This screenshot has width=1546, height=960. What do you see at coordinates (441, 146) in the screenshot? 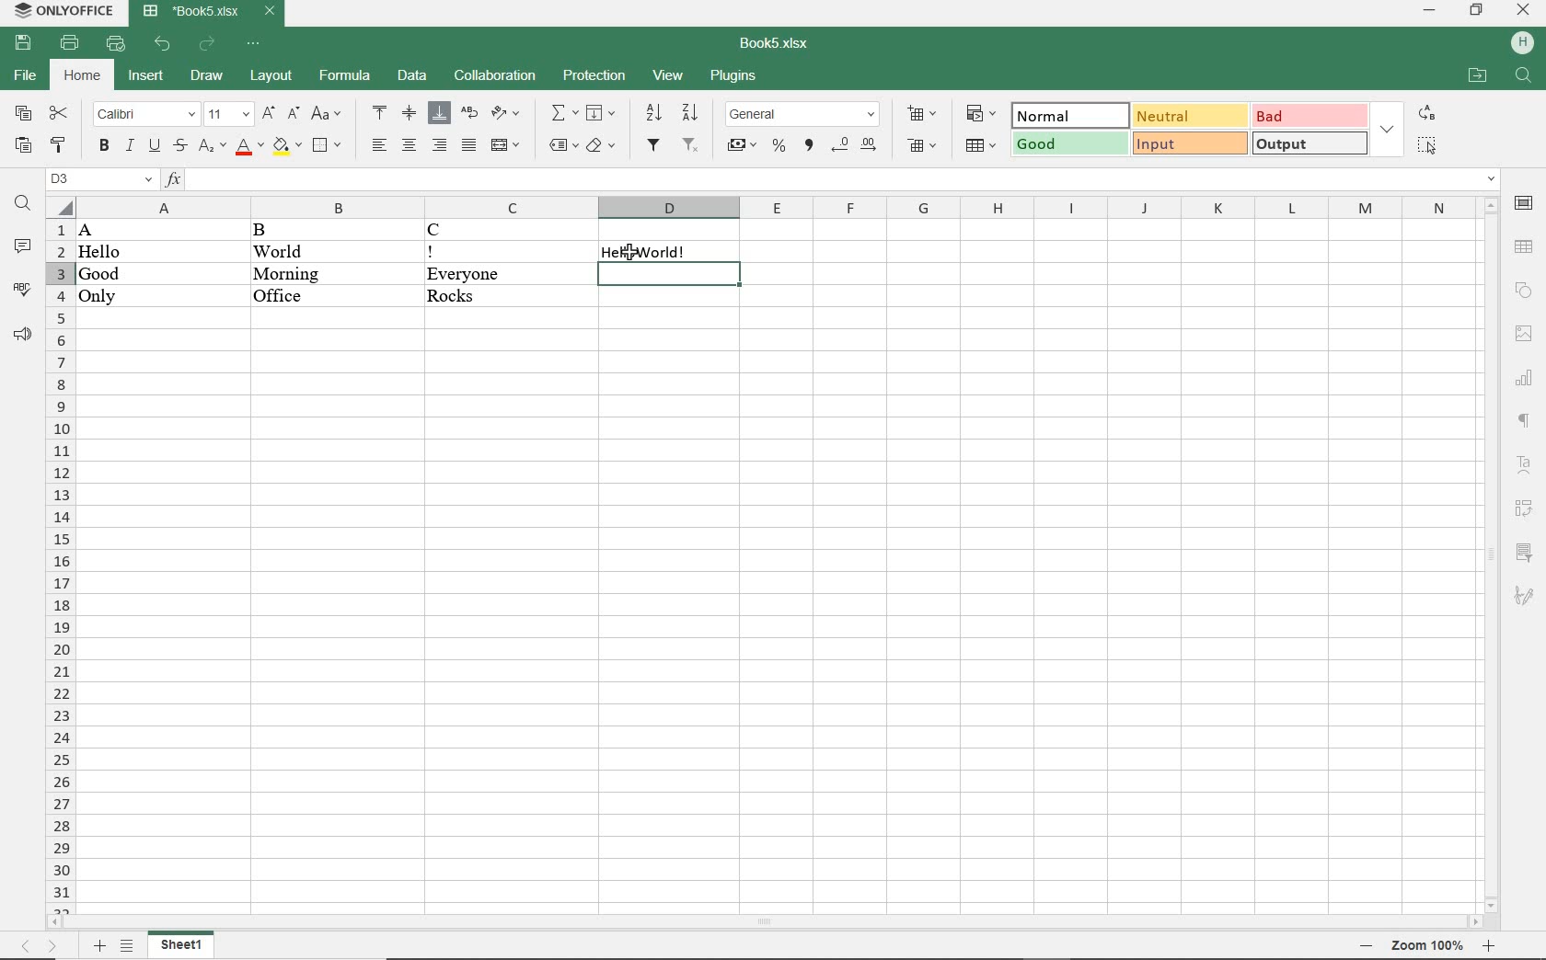
I see `ALIGN RIGHT` at bounding box center [441, 146].